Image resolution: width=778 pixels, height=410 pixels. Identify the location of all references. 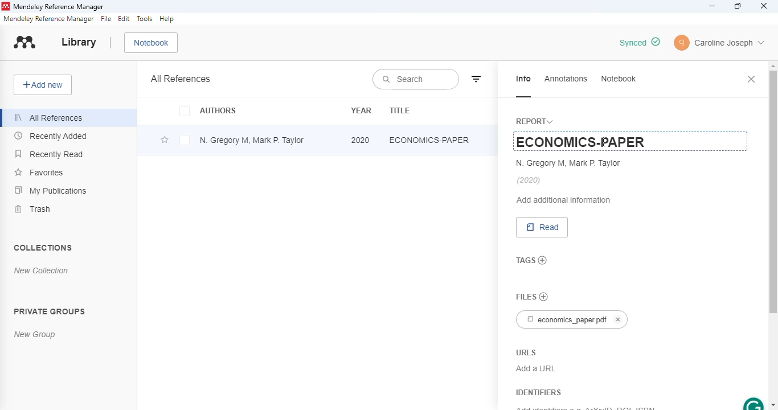
(181, 78).